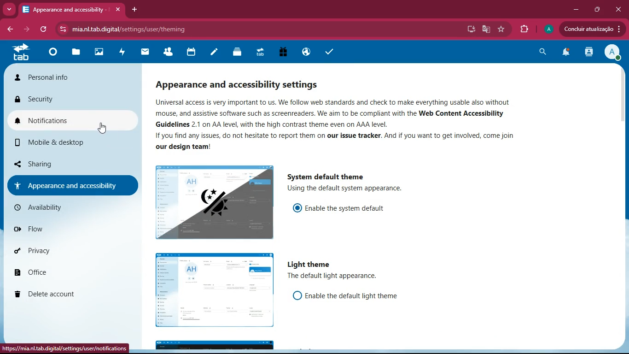  Describe the element at coordinates (74, 119) in the screenshot. I see `notifications` at that location.